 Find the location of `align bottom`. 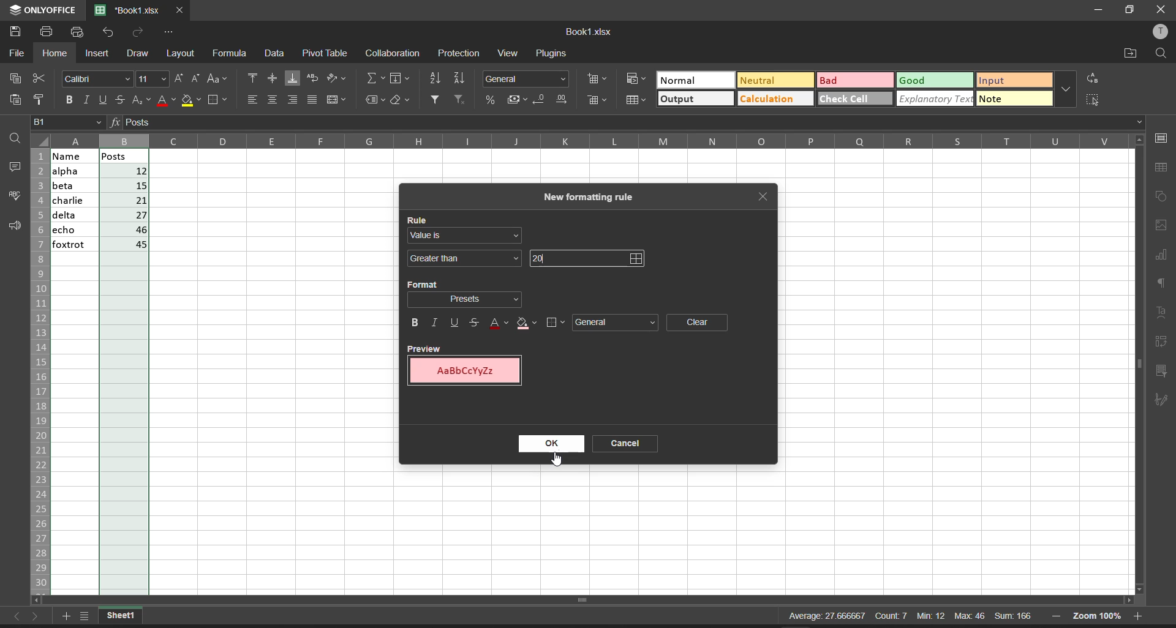

align bottom is located at coordinates (290, 78).